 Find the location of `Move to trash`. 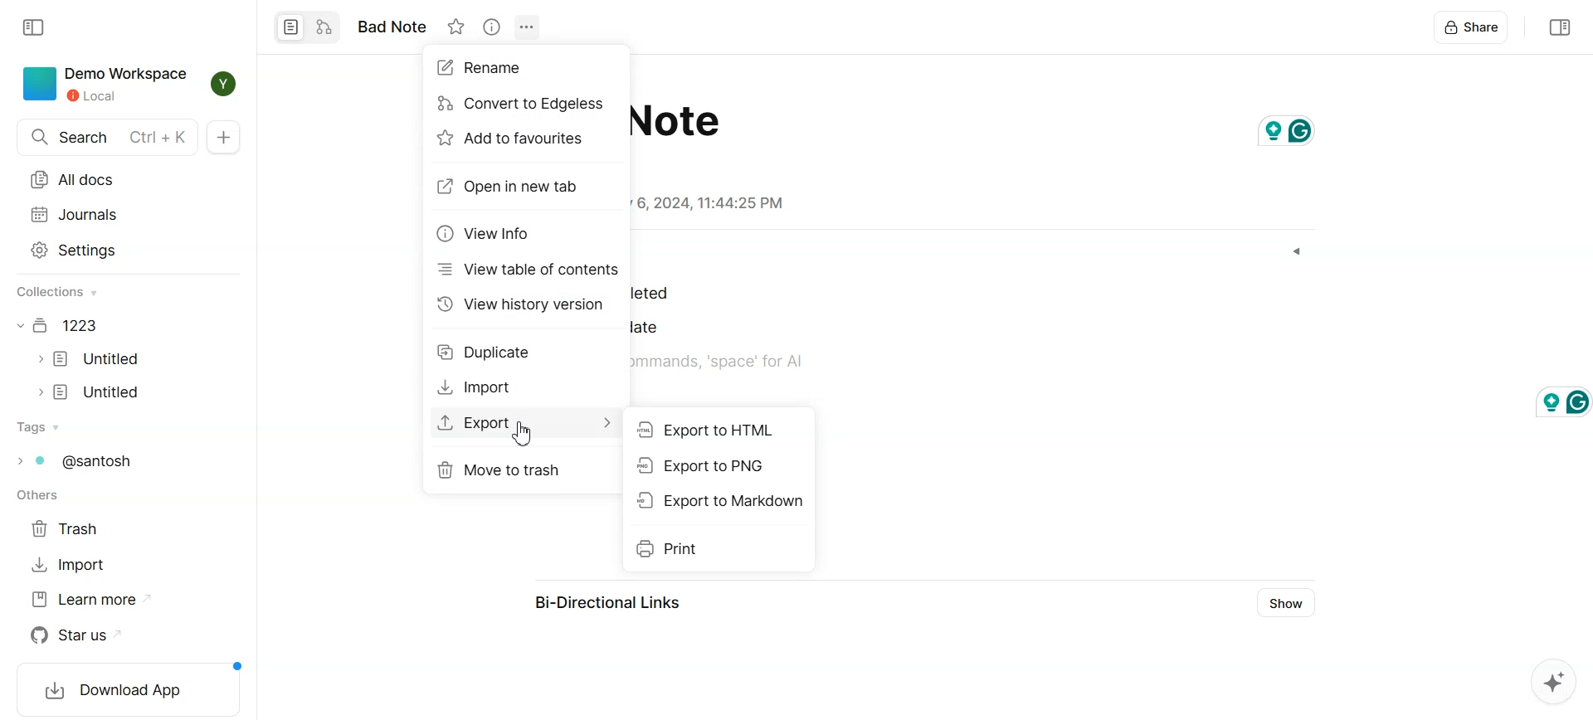

Move to trash is located at coordinates (526, 470).